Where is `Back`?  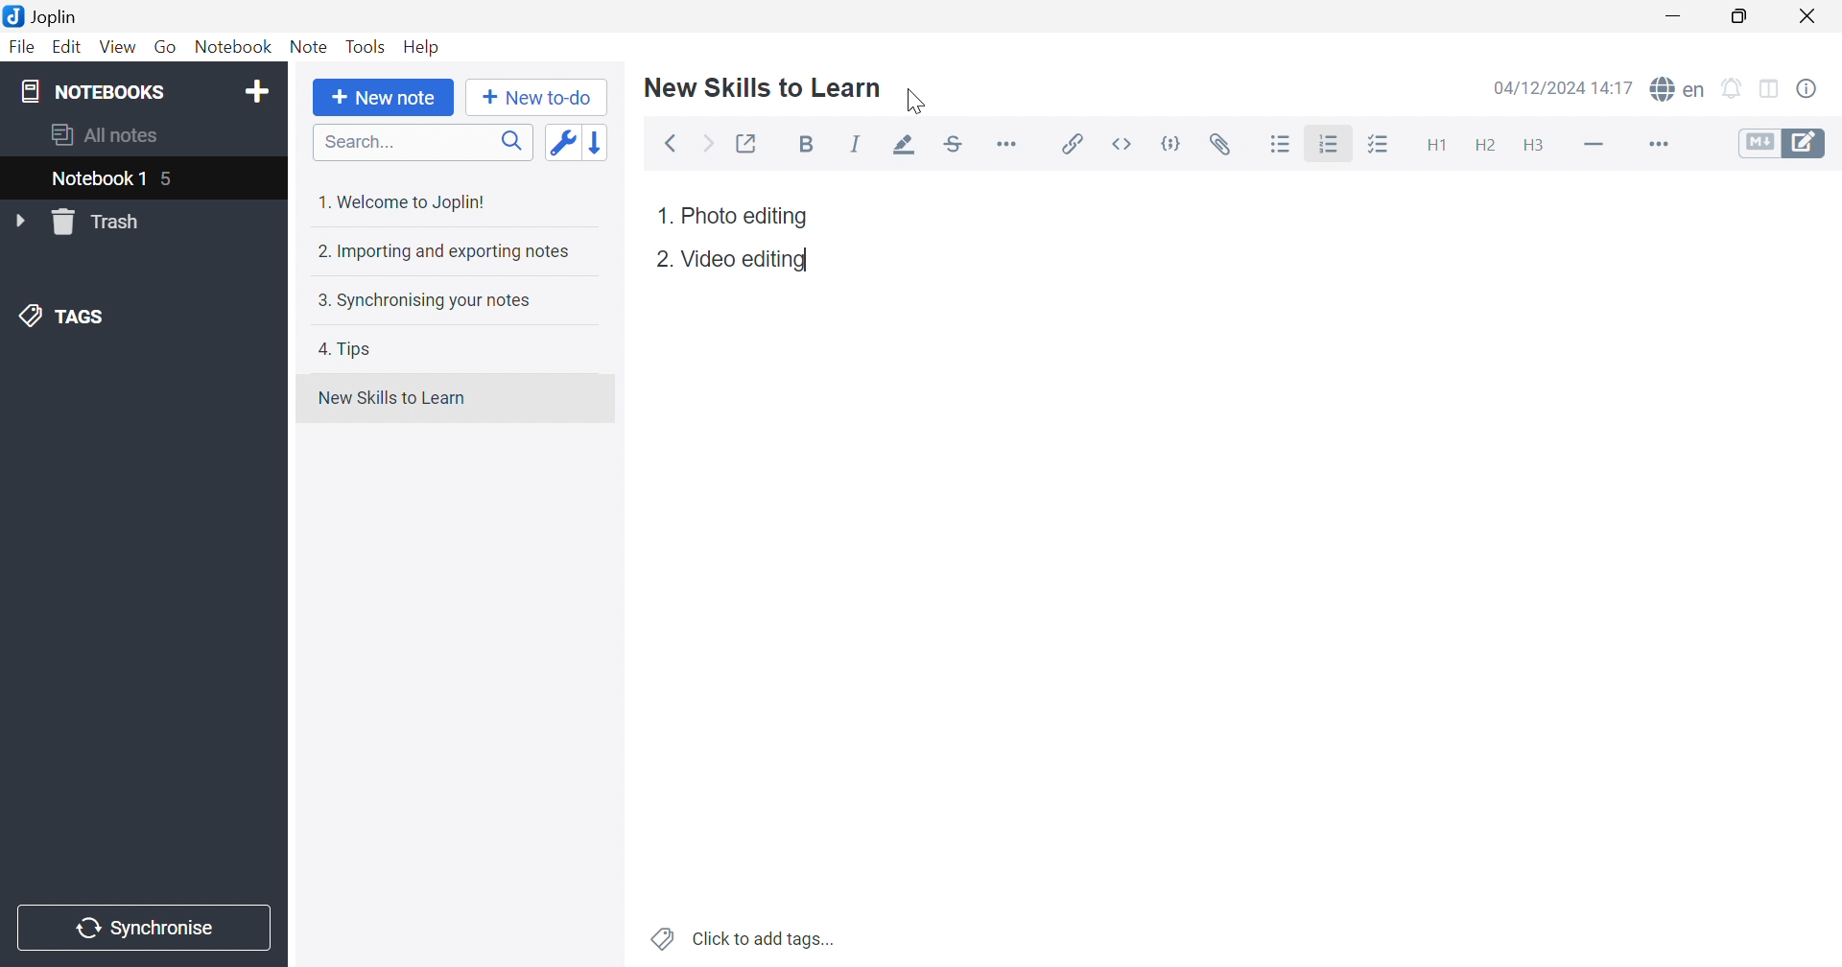
Back is located at coordinates (671, 145).